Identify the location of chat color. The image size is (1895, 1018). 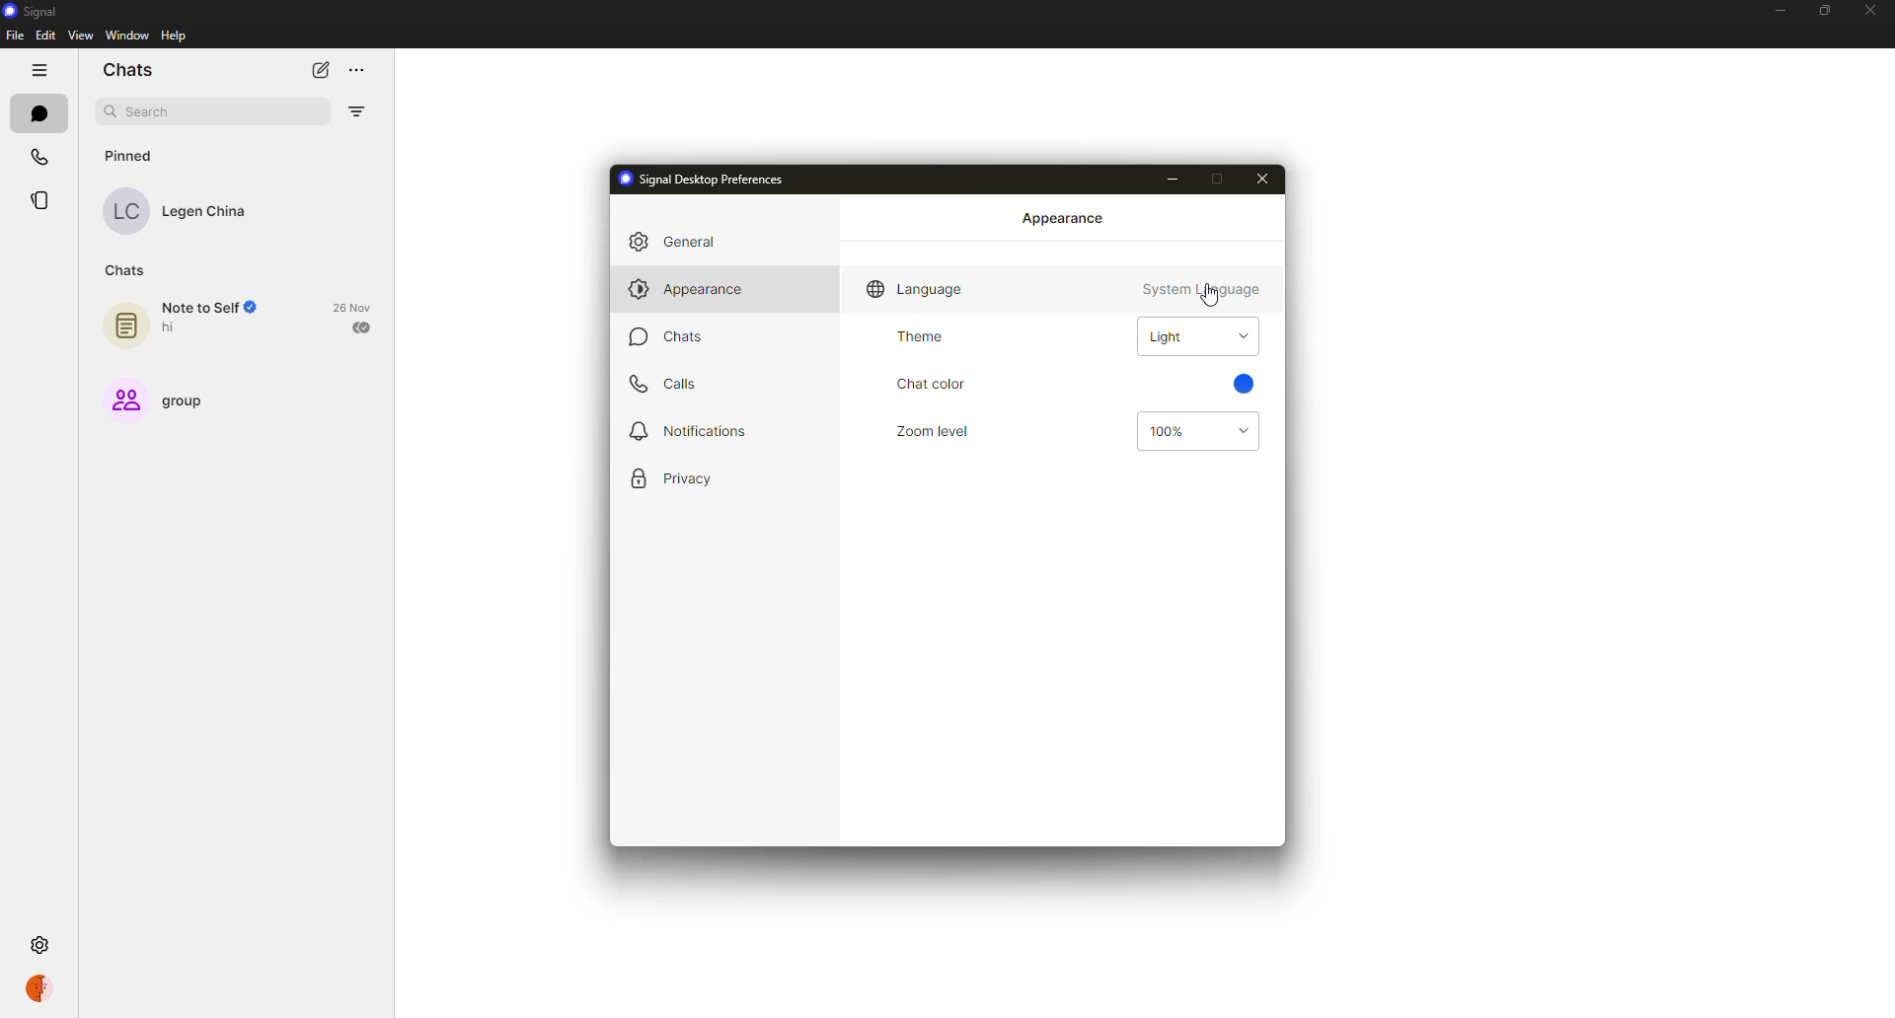
(933, 383).